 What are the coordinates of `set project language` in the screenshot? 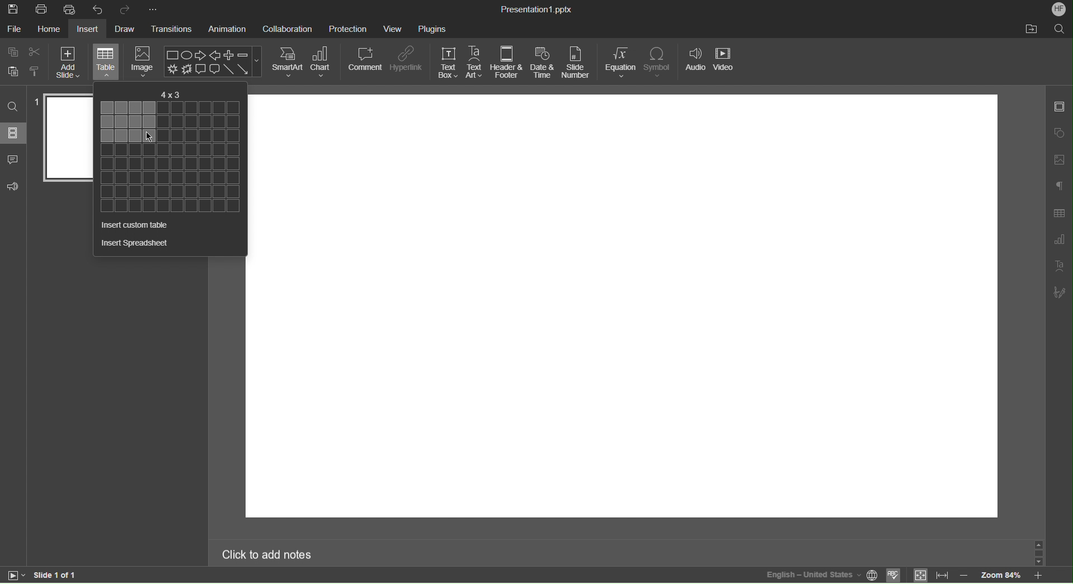 It's located at (873, 574).